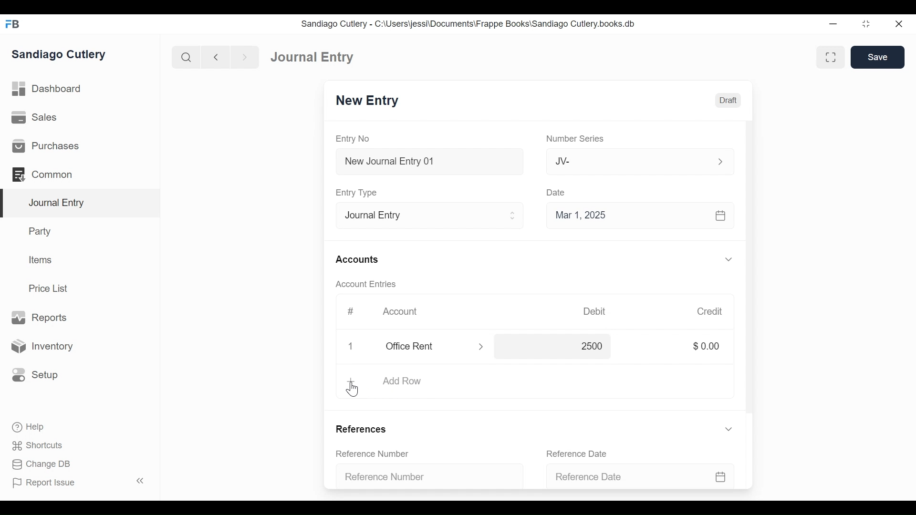 The width and height of the screenshot is (916, 515). What do you see at coordinates (527, 382) in the screenshot?
I see `Add Row` at bounding box center [527, 382].